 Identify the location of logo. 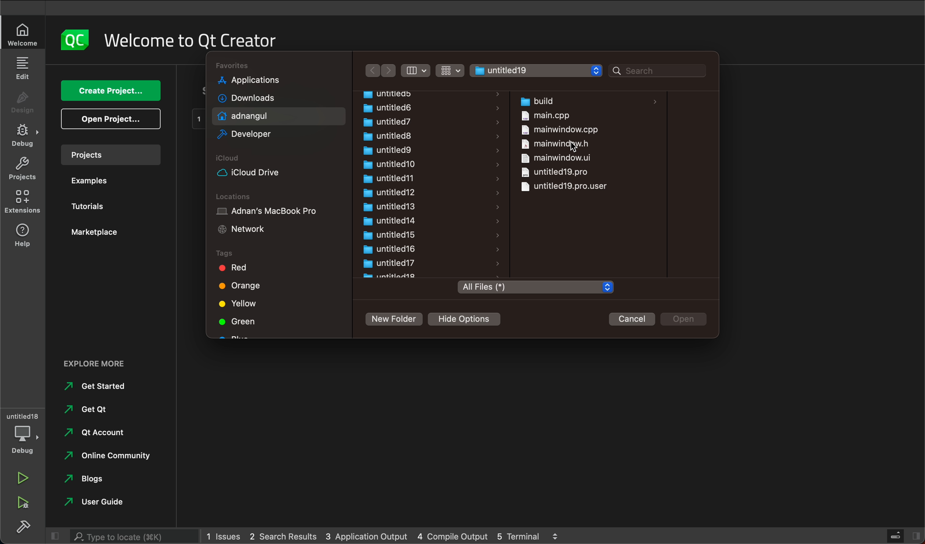
(77, 39).